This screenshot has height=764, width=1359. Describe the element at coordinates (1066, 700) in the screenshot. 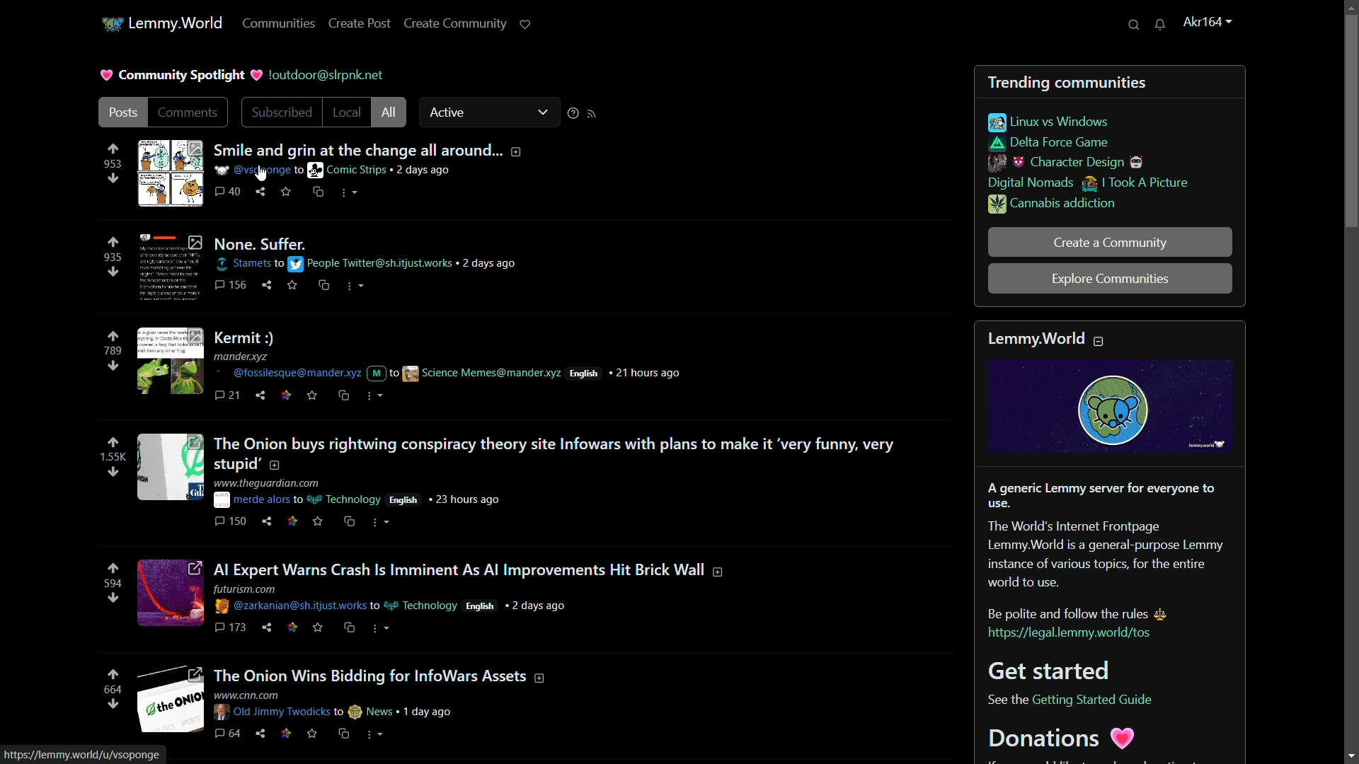

I see `text` at that location.